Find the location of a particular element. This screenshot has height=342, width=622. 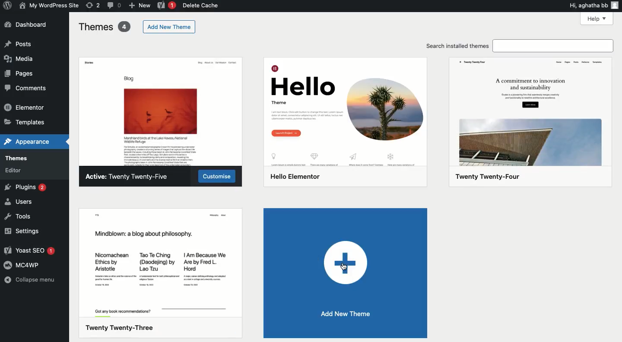

Add new theme is located at coordinates (346, 272).